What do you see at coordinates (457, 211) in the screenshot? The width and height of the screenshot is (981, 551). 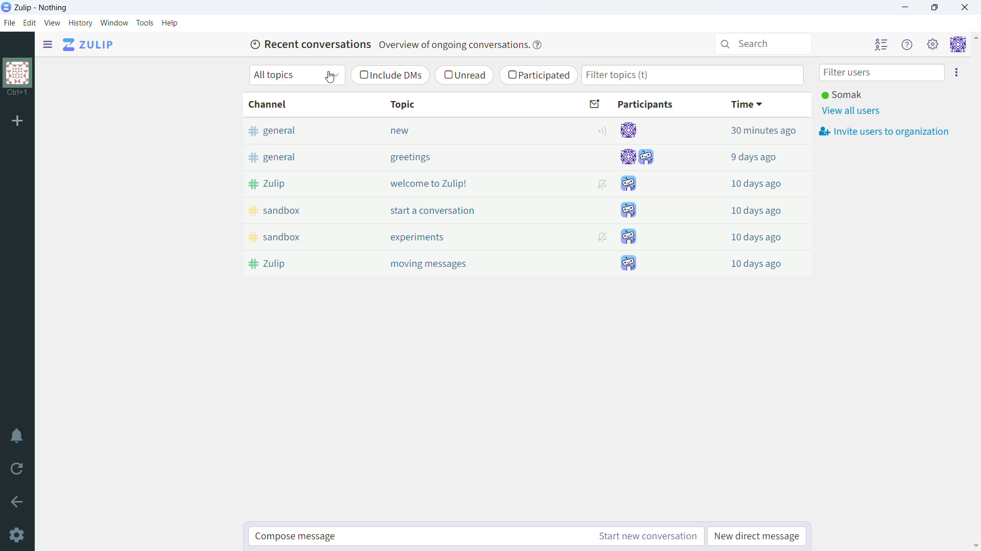 I see `start a conversation` at bounding box center [457, 211].